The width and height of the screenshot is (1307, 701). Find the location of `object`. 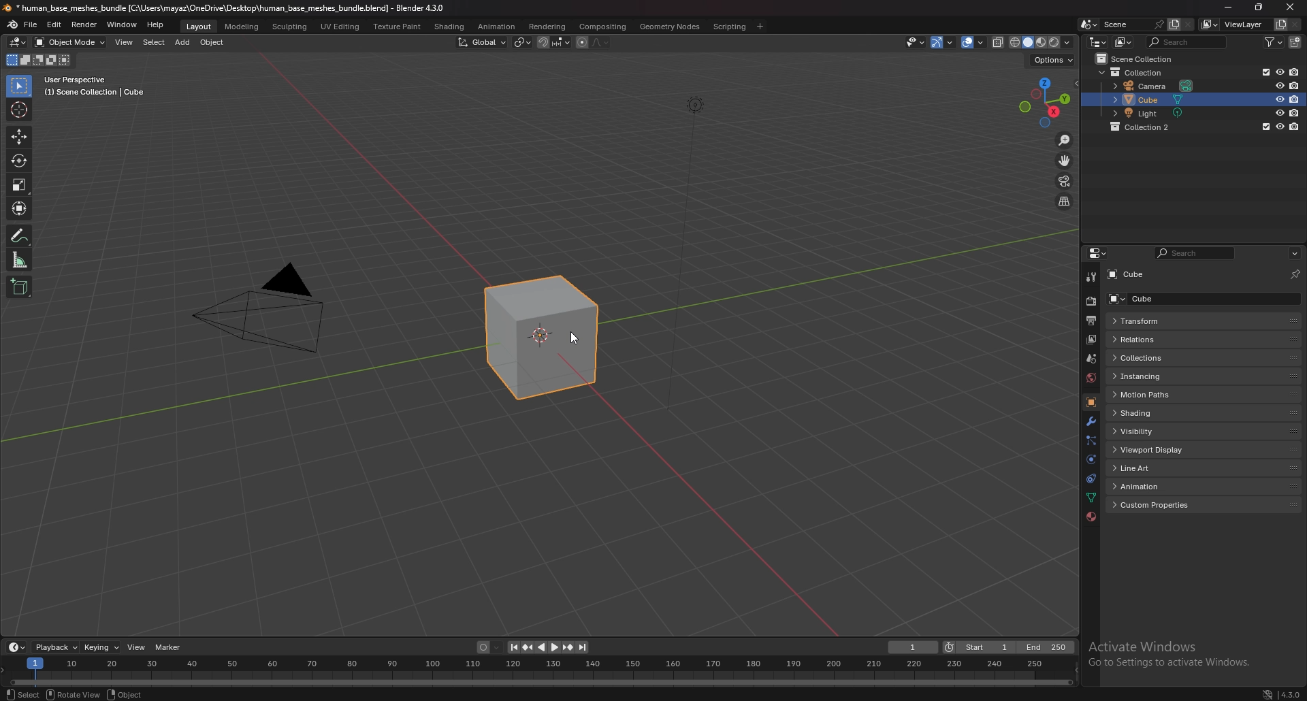

object is located at coordinates (125, 694).